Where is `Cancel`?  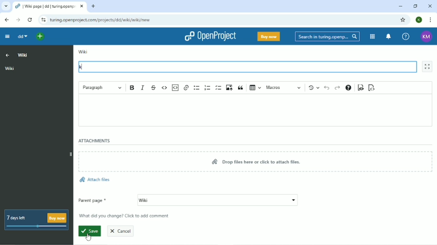
Cancel is located at coordinates (120, 231).